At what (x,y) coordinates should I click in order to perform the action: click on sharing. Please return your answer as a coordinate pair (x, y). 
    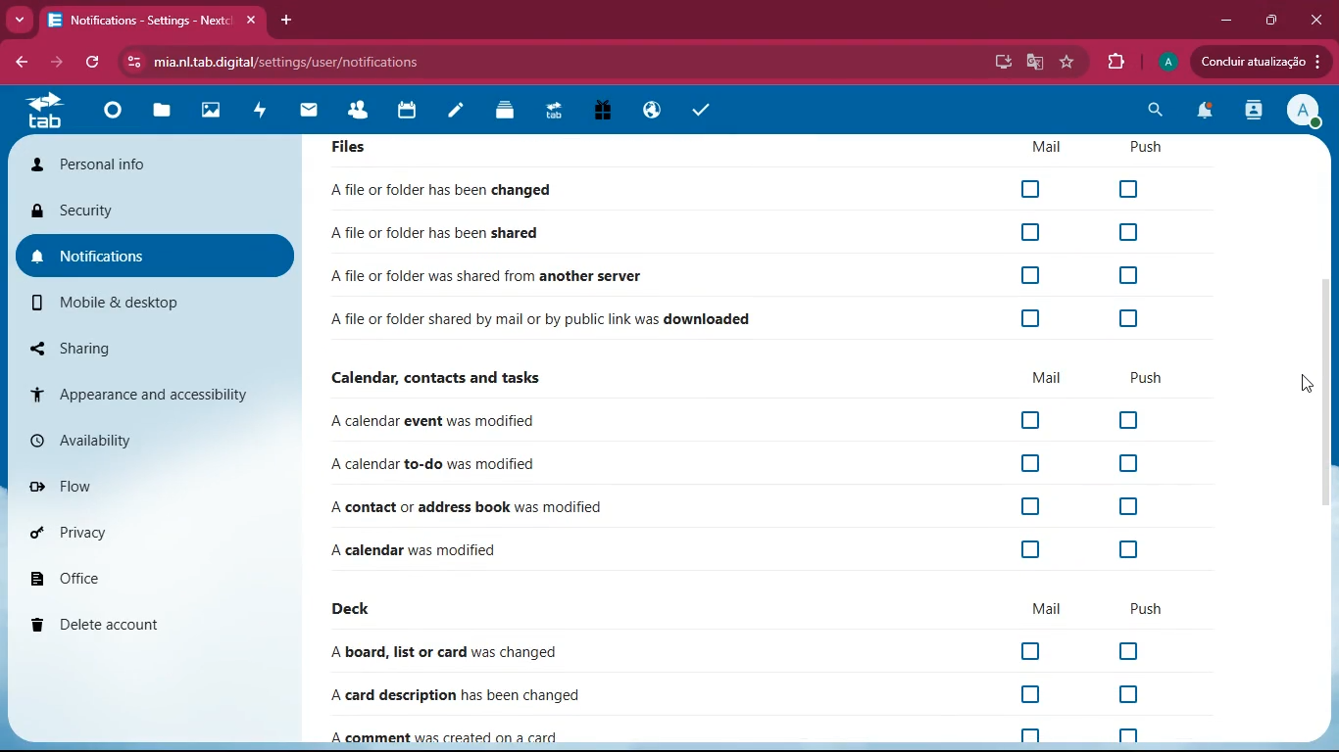
    Looking at the image, I should click on (117, 346).